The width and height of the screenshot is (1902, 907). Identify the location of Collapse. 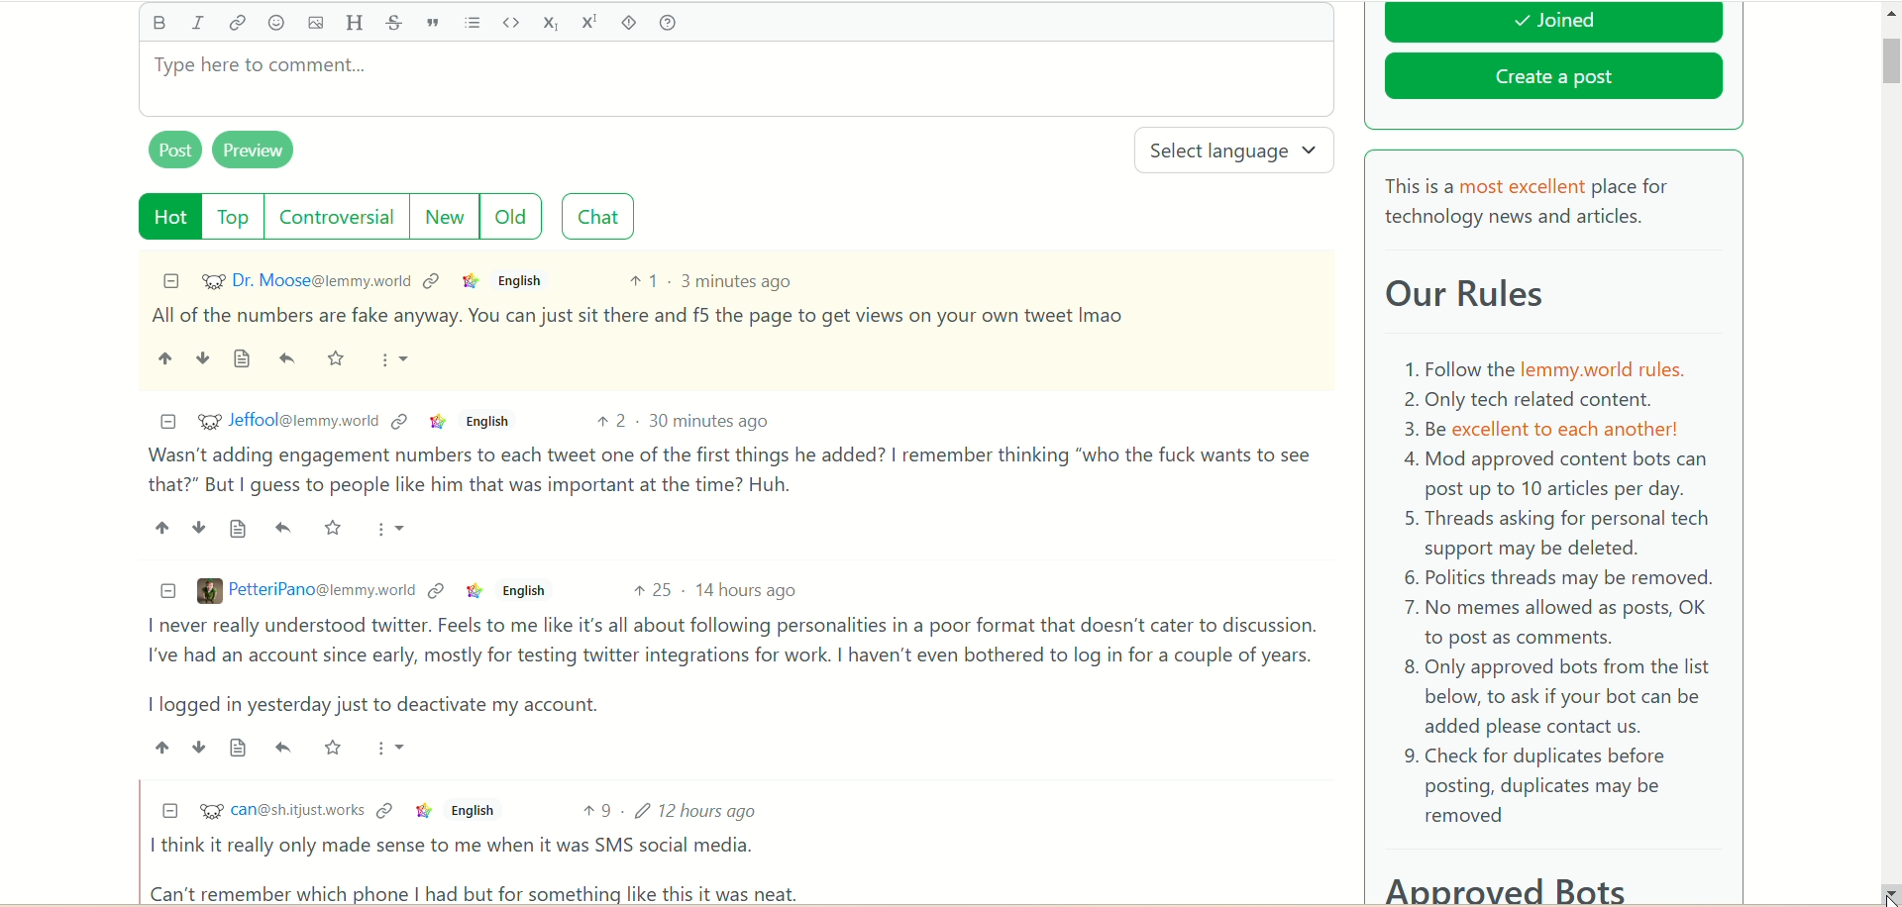
(167, 423).